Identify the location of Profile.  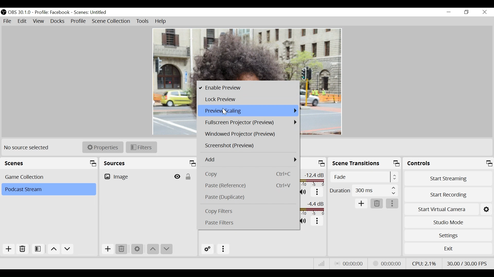
(53, 13).